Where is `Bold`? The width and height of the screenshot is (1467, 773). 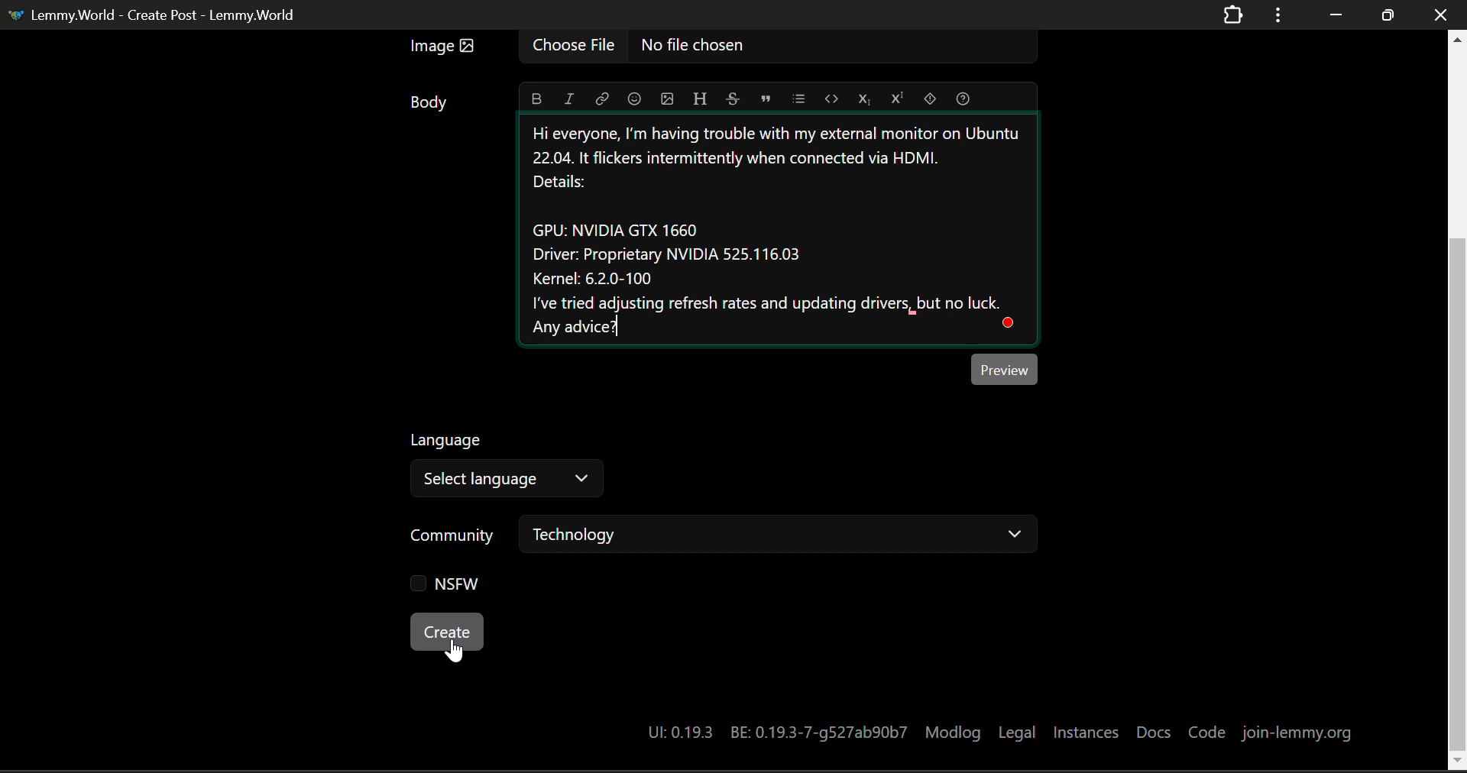
Bold is located at coordinates (537, 99).